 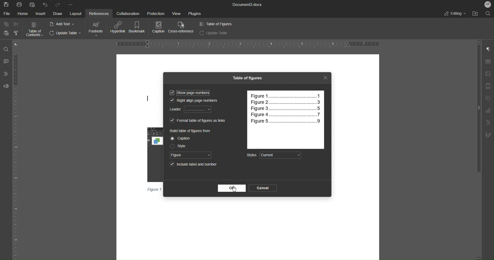 I want to click on Open File Location, so click(x=477, y=14).